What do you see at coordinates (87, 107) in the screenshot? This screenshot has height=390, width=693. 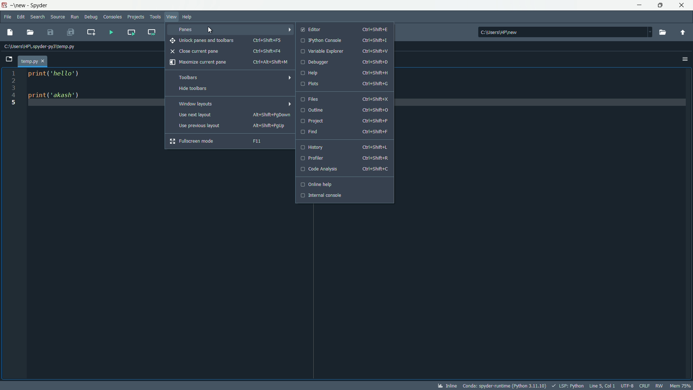 I see `print('hello')  print('akash')` at bounding box center [87, 107].